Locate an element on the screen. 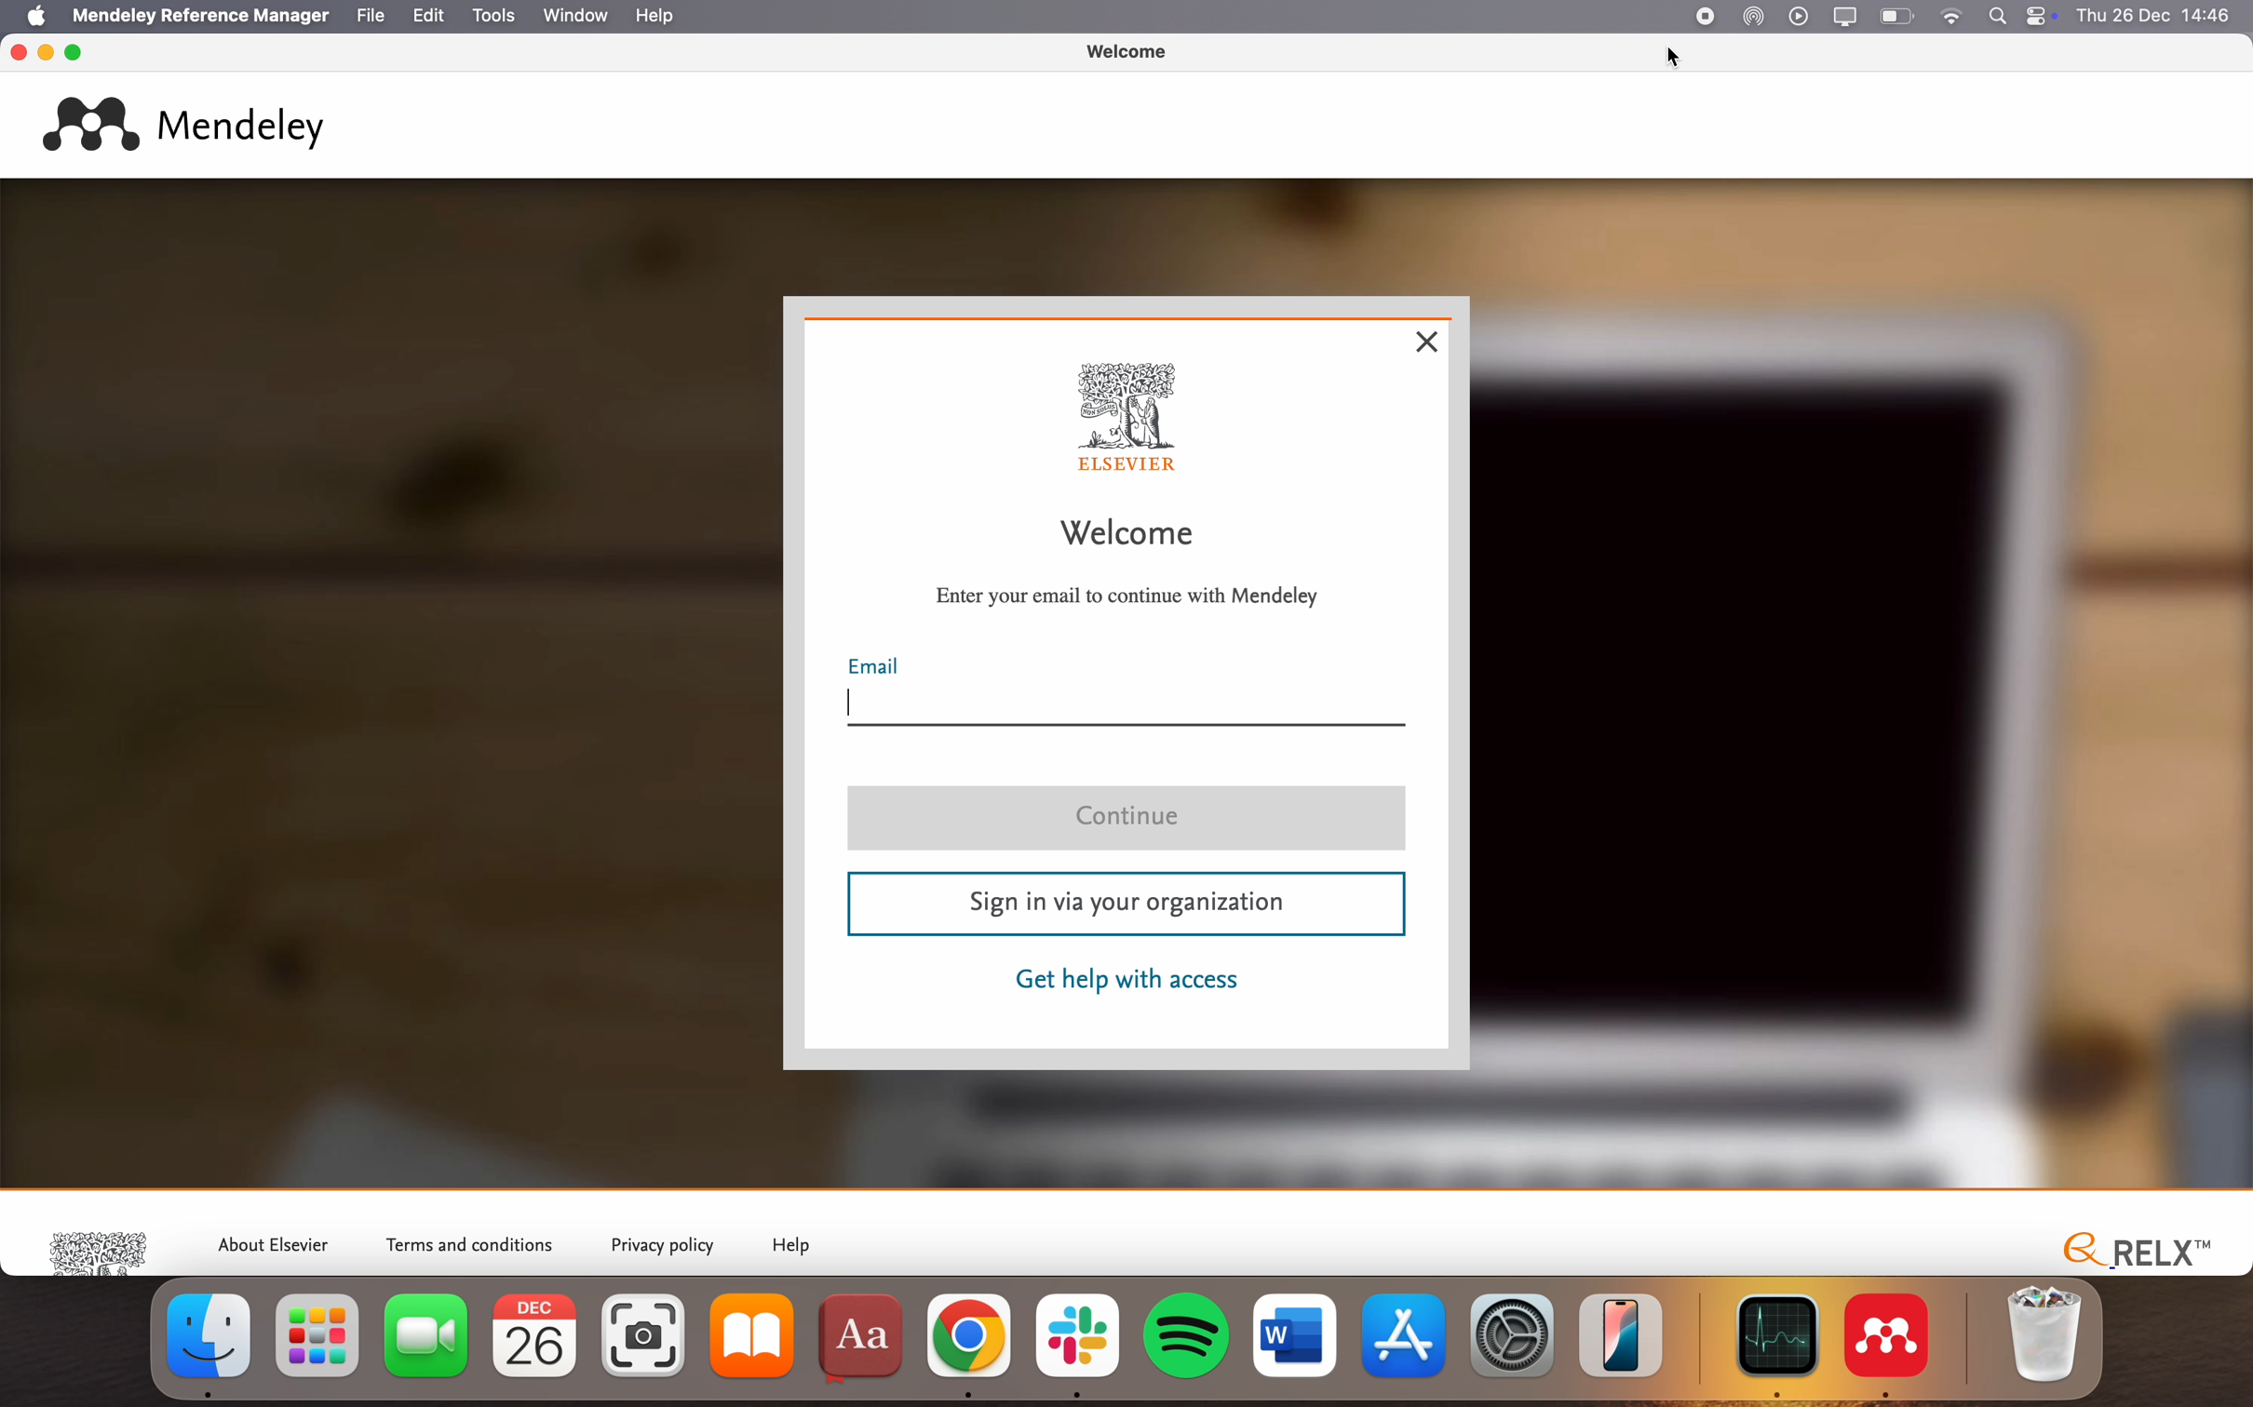 This screenshot has width=2253, height=1407. minimize is located at coordinates (49, 54).